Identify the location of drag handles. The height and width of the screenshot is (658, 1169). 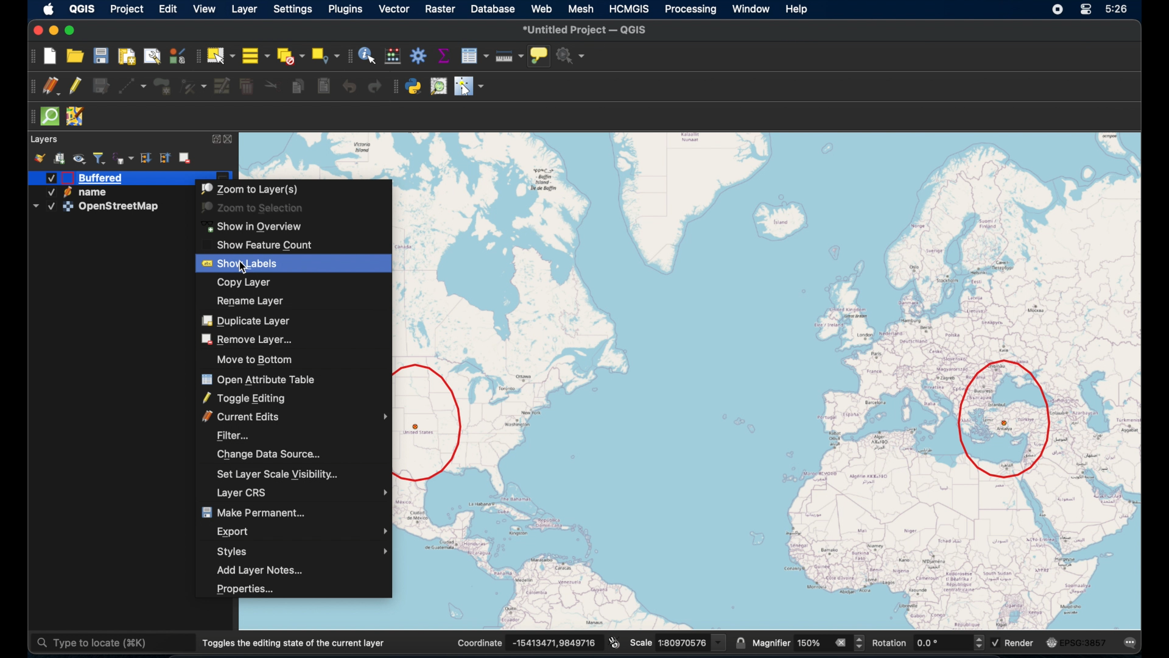
(30, 87).